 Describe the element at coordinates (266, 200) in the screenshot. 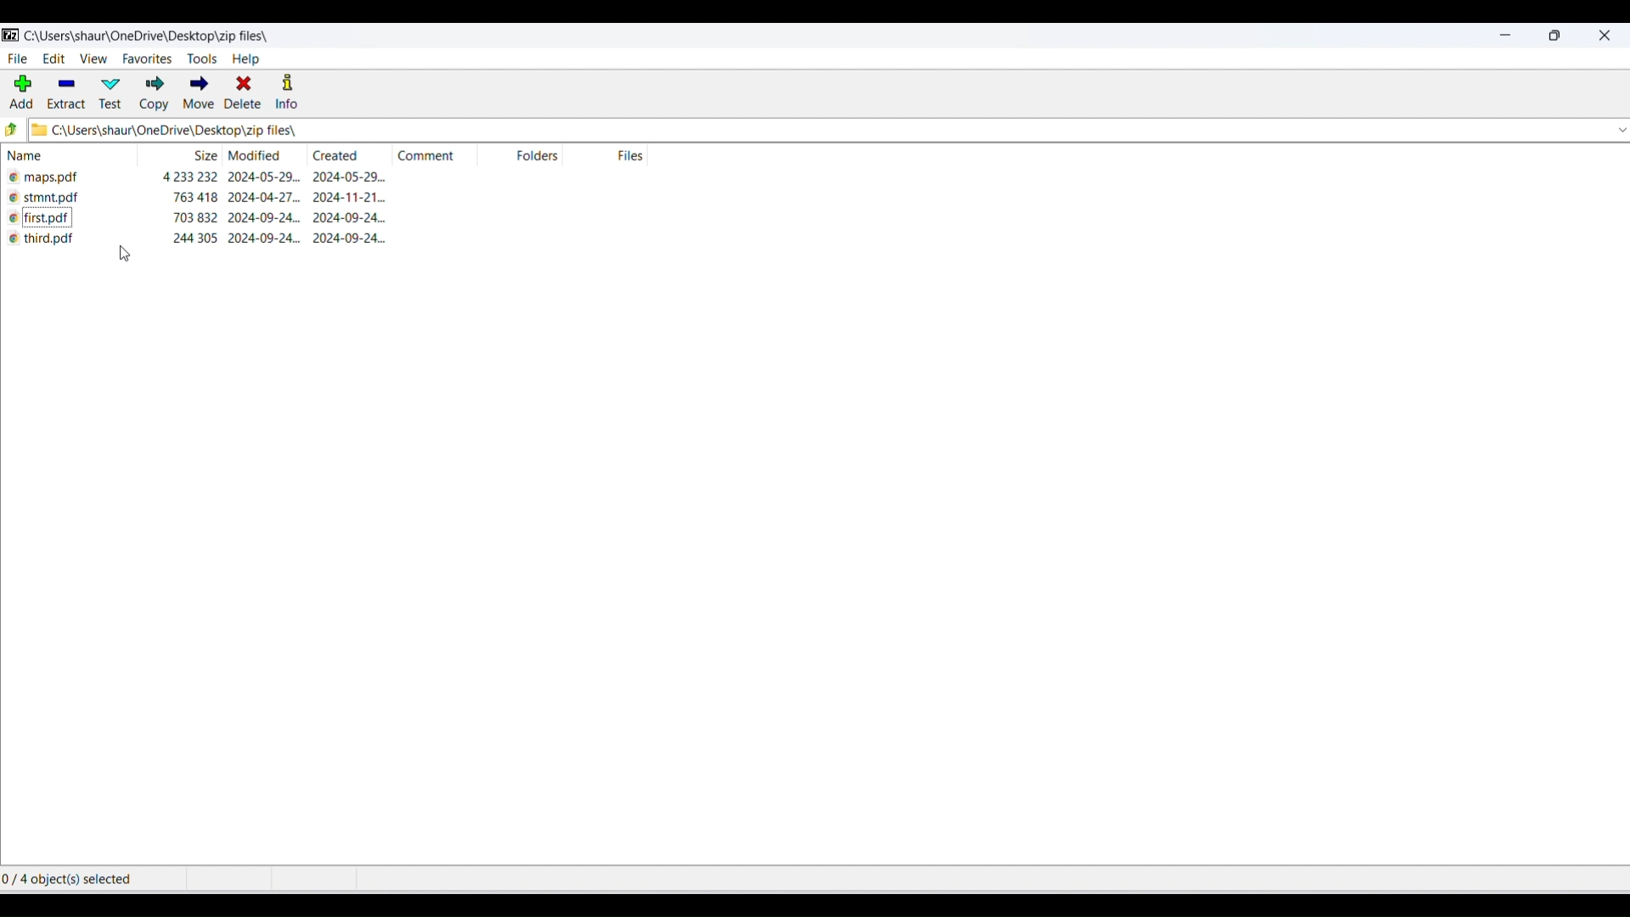

I see `modification date` at that location.